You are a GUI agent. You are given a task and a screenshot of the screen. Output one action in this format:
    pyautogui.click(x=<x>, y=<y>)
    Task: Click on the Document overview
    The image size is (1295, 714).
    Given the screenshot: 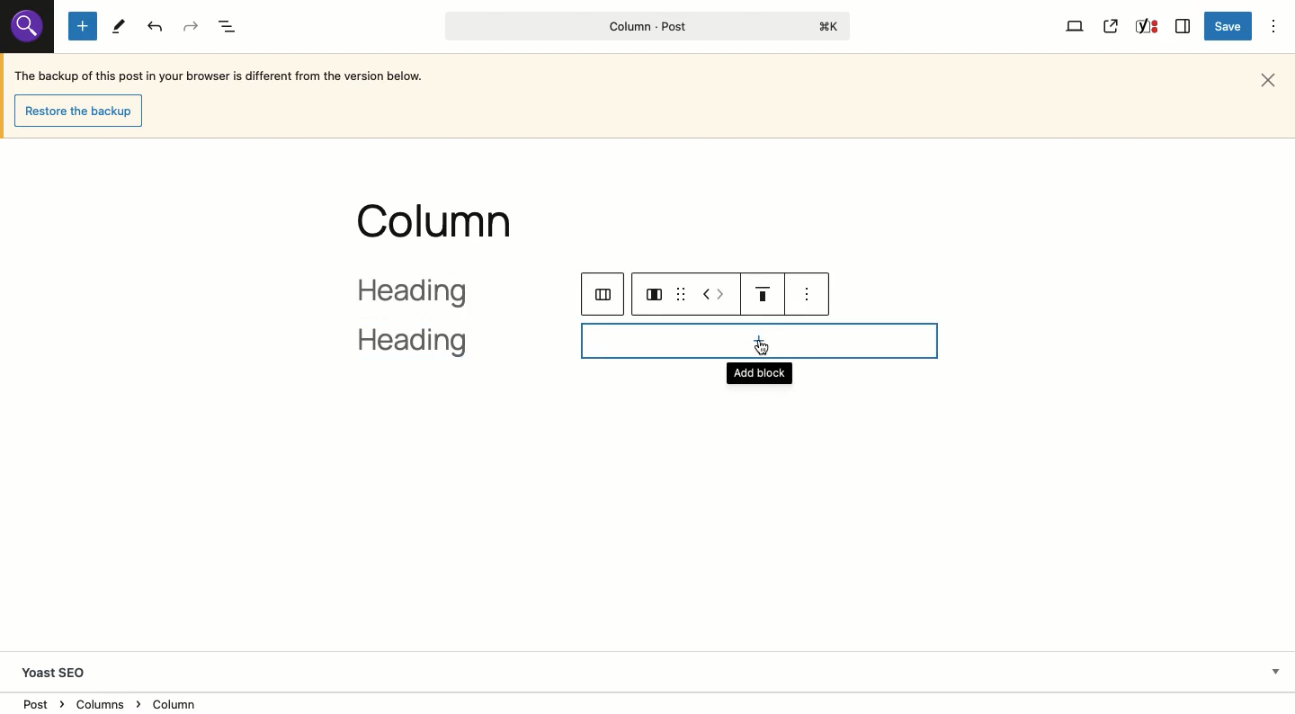 What is the action you would take?
    pyautogui.click(x=230, y=28)
    